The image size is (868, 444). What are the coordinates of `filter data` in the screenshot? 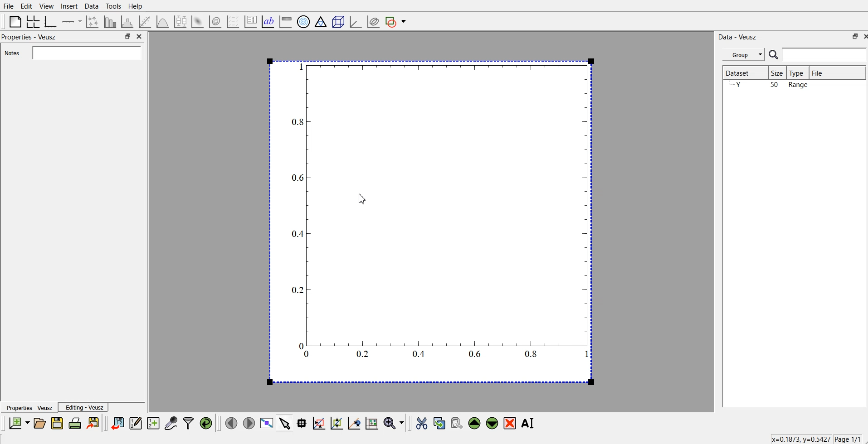 It's located at (188, 423).